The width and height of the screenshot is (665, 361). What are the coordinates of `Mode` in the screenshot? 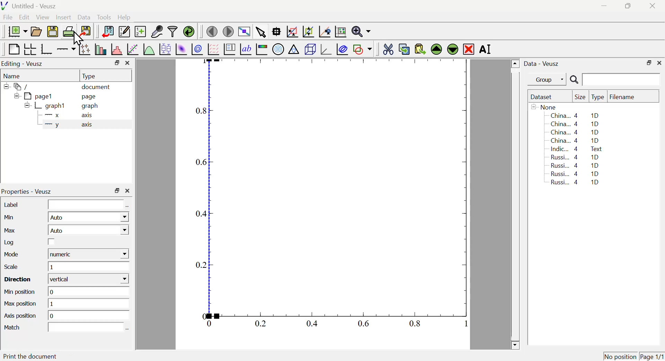 It's located at (13, 255).